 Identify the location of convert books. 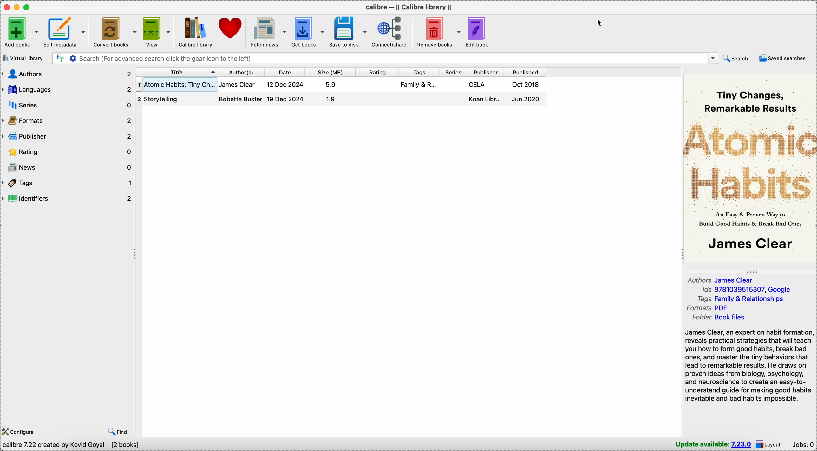
(114, 32).